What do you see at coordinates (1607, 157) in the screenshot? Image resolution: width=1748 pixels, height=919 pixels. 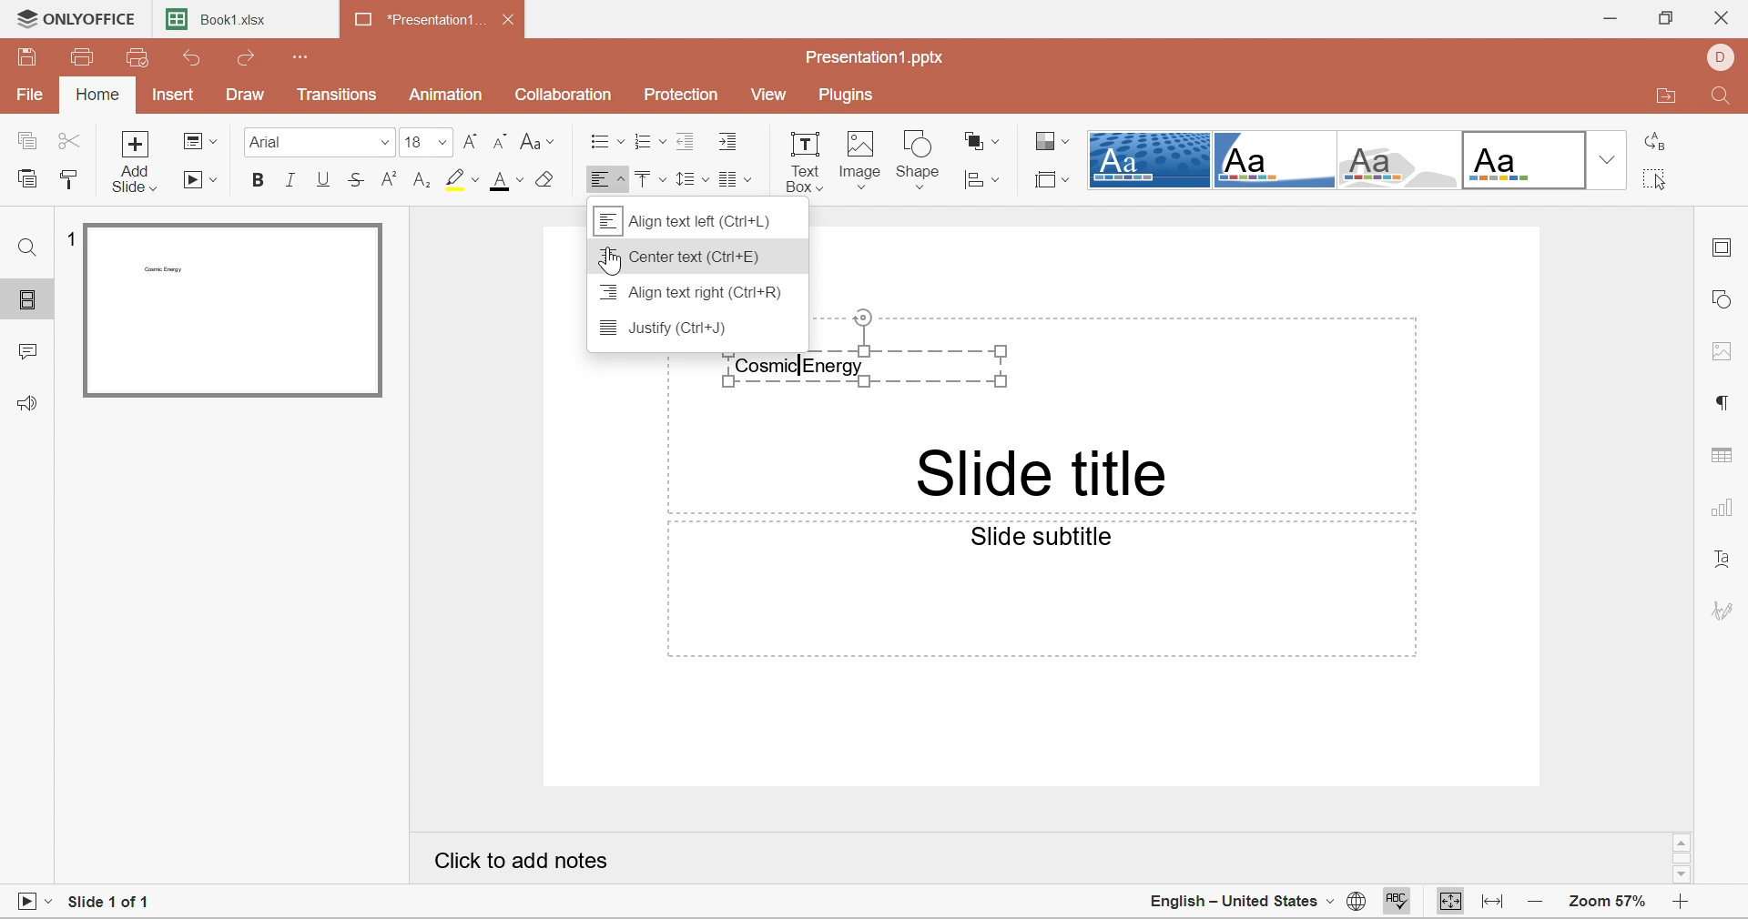 I see `Drop Down` at bounding box center [1607, 157].